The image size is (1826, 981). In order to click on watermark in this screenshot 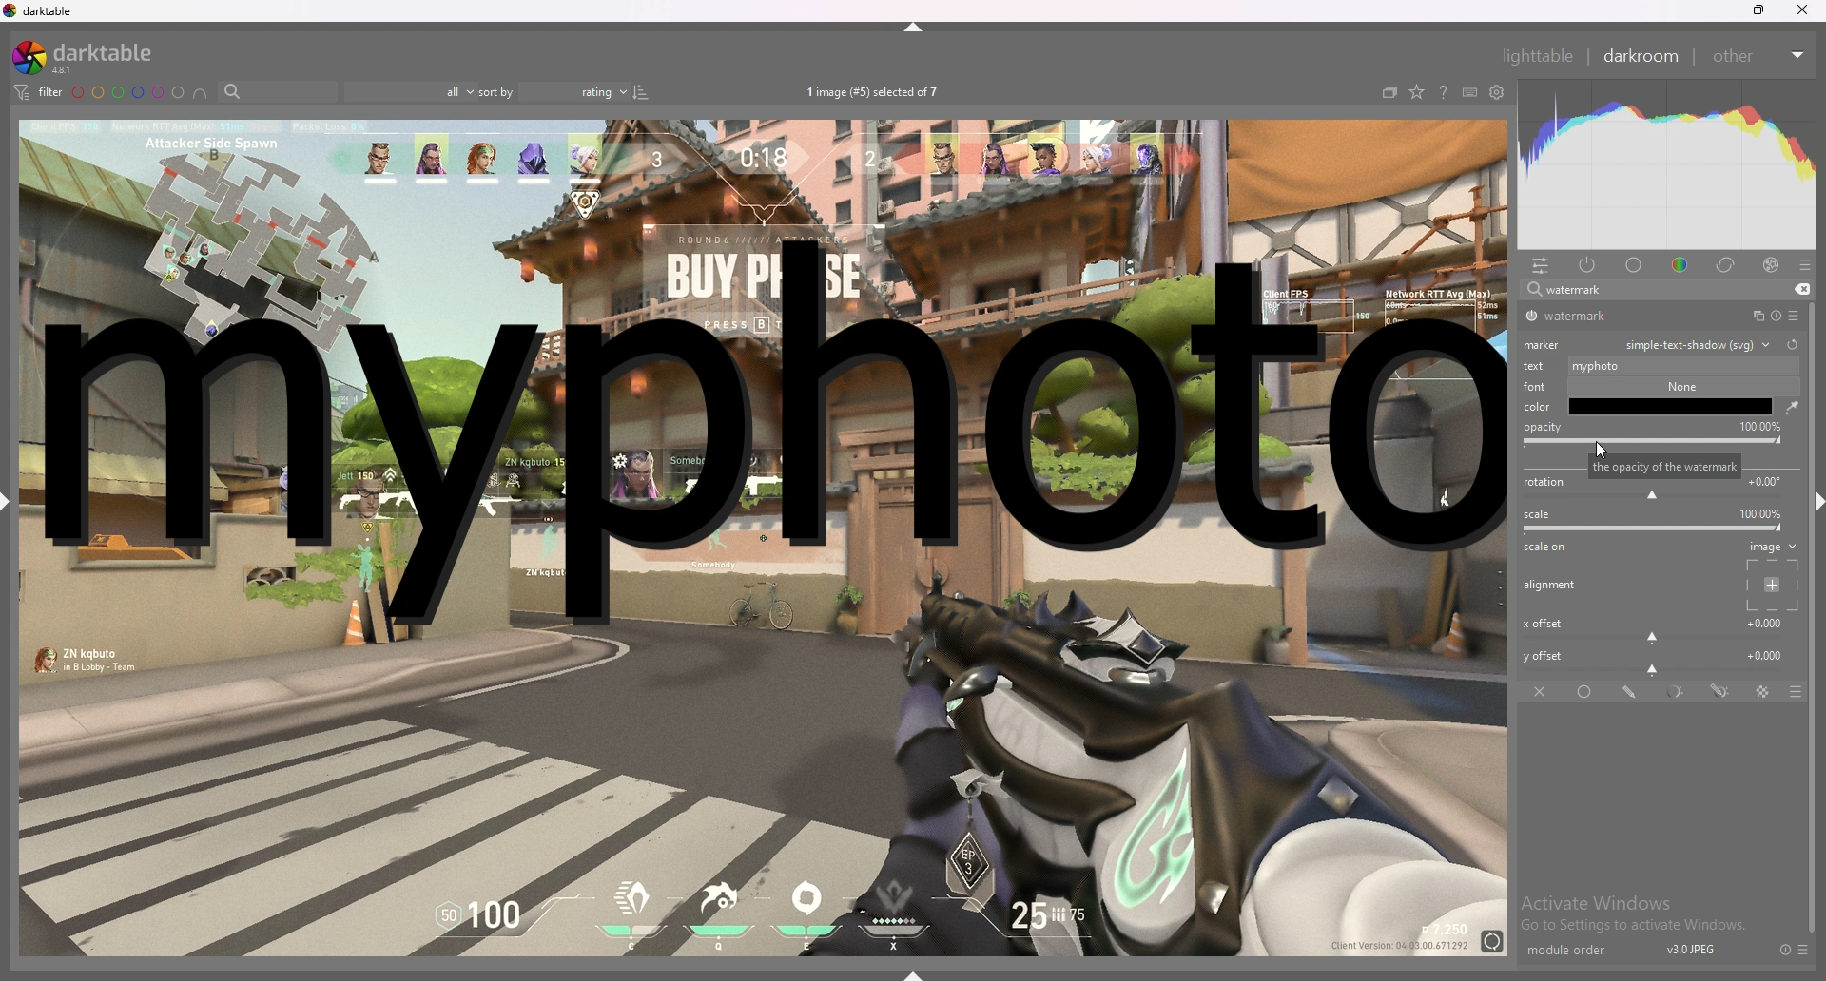, I will do `click(1591, 317)`.